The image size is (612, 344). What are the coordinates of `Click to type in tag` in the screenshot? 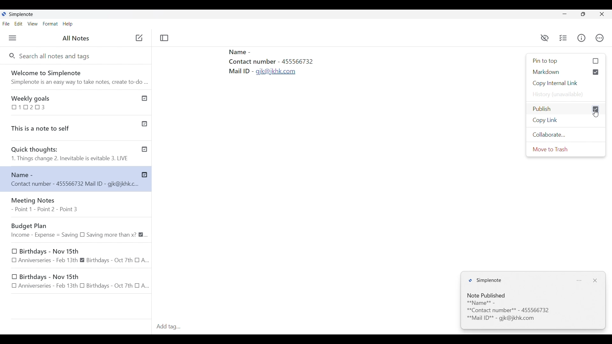 It's located at (306, 327).